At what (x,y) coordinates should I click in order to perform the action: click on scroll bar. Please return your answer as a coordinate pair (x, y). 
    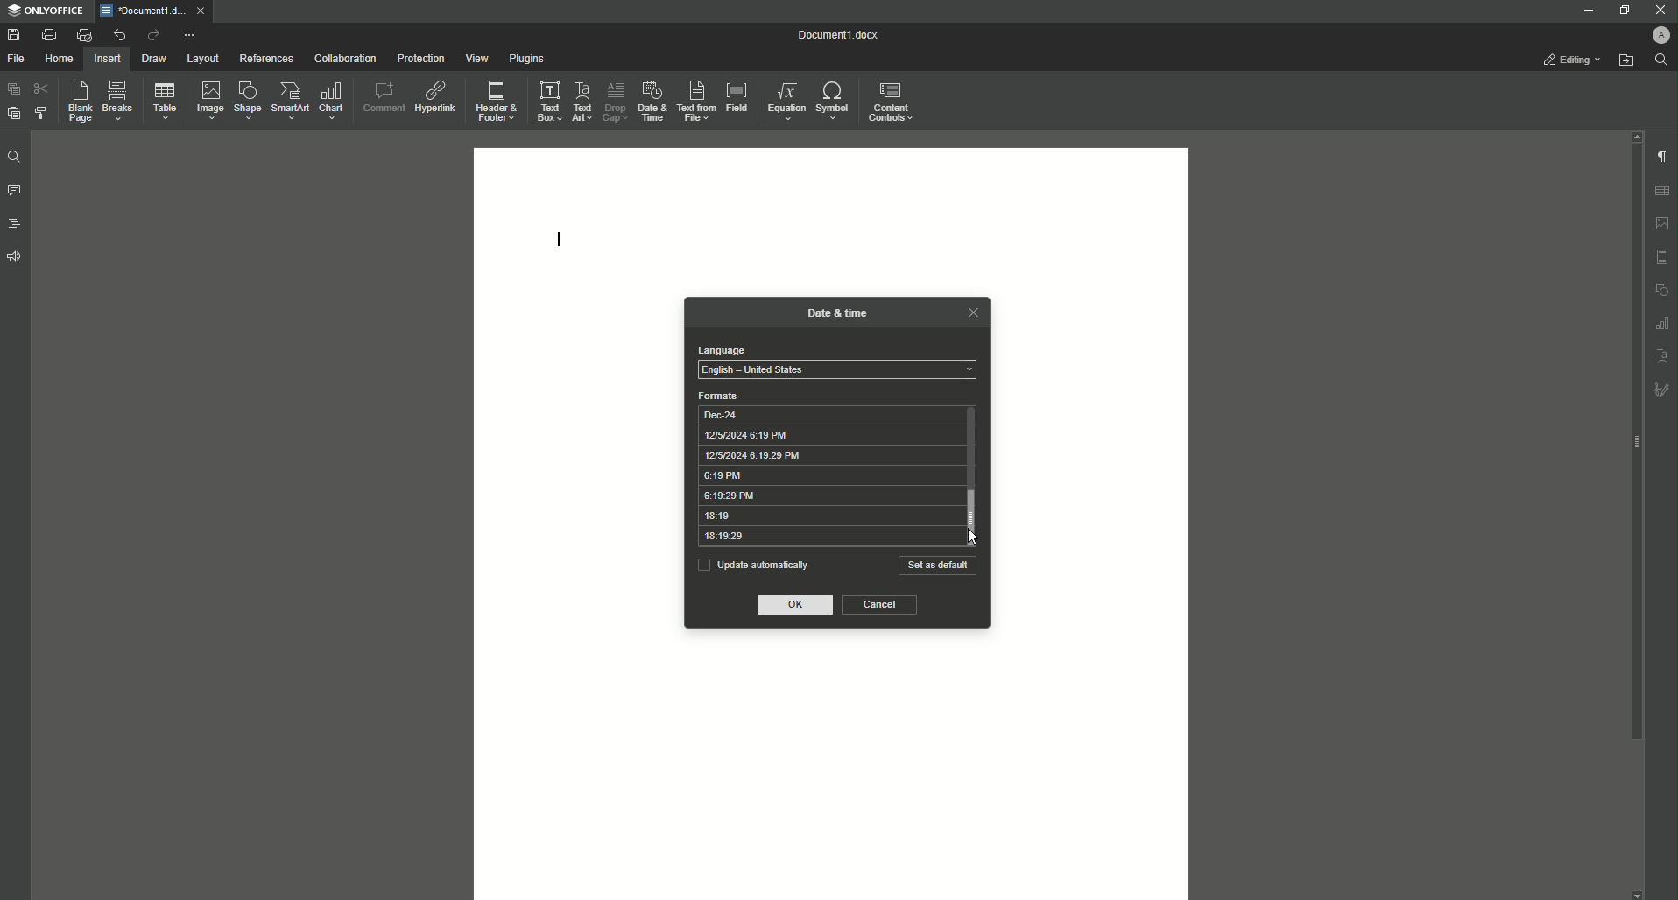
    Looking at the image, I should click on (1633, 443).